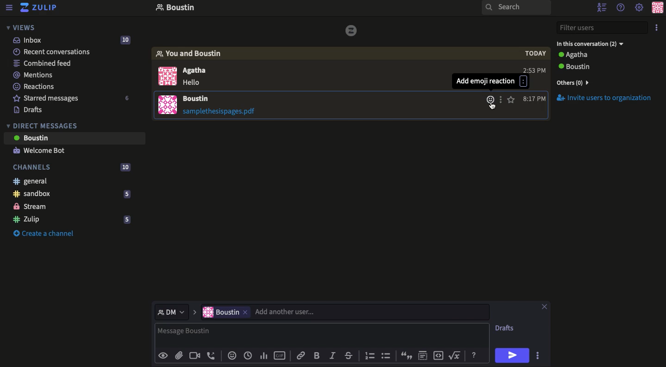 The height and width of the screenshot is (367, 666). Describe the element at coordinates (369, 355) in the screenshot. I see `Numbered list` at that location.